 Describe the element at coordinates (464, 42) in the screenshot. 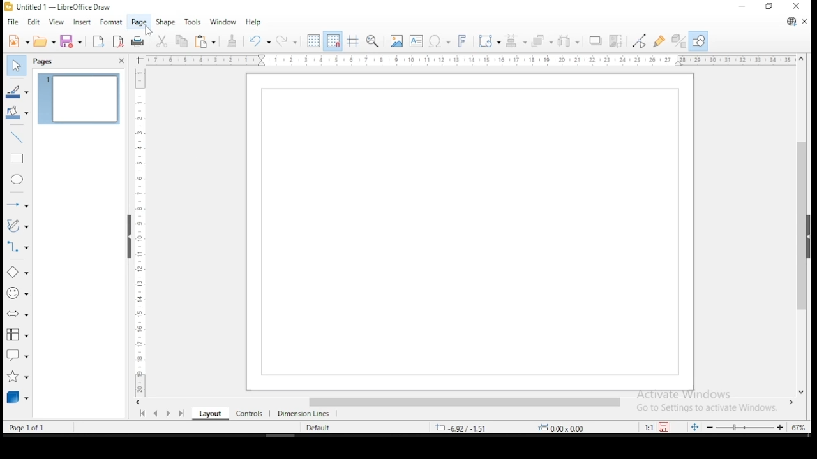

I see `insert fontwork text` at that location.